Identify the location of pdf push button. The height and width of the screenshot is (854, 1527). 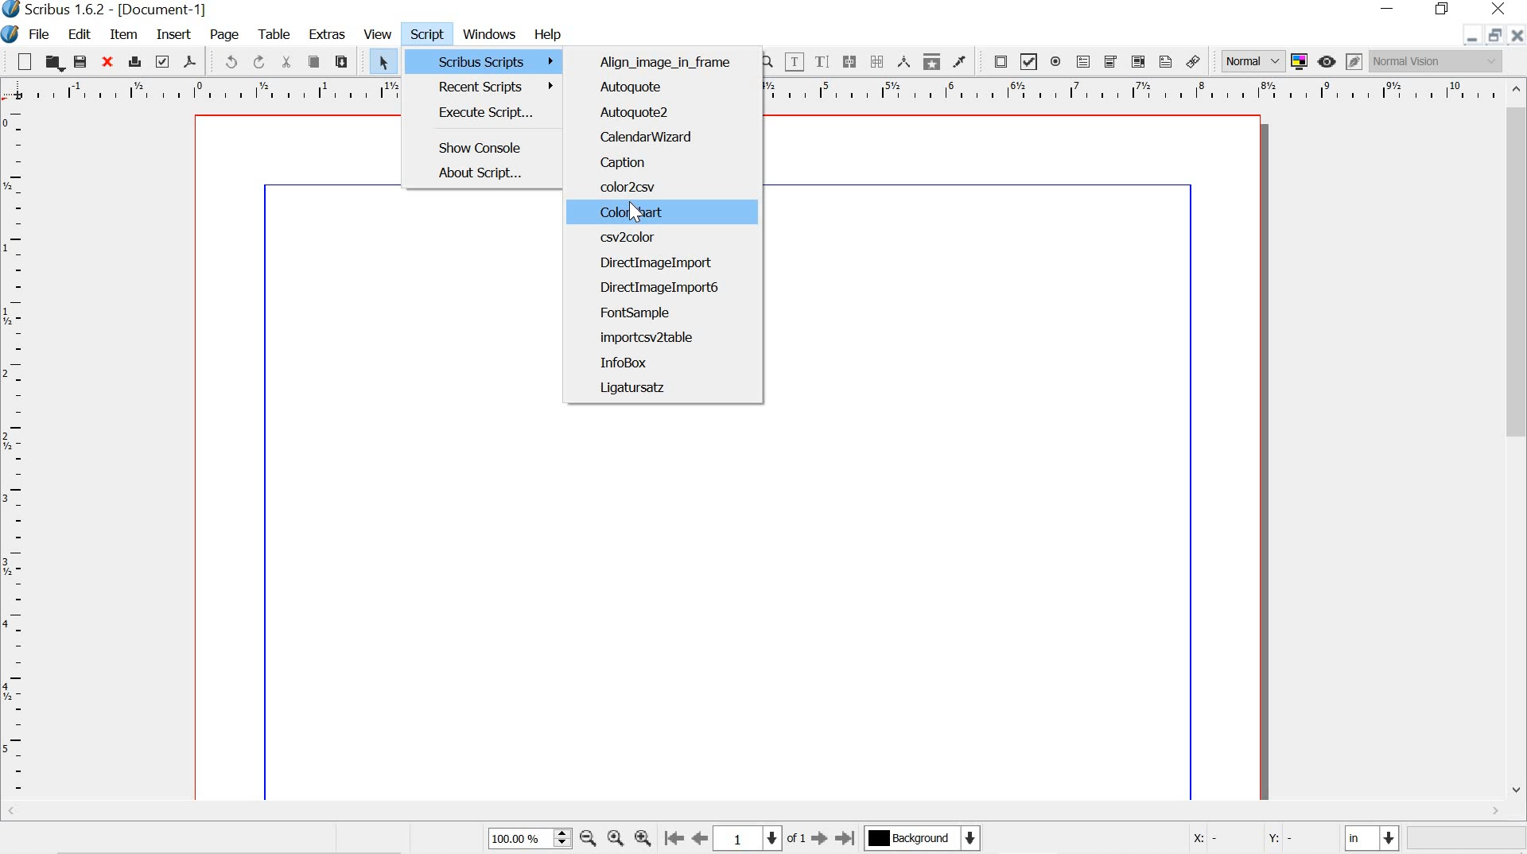
(997, 60).